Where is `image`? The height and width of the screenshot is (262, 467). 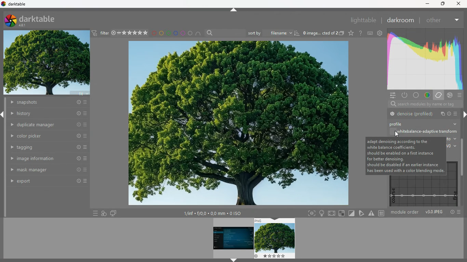
image is located at coordinates (275, 238).